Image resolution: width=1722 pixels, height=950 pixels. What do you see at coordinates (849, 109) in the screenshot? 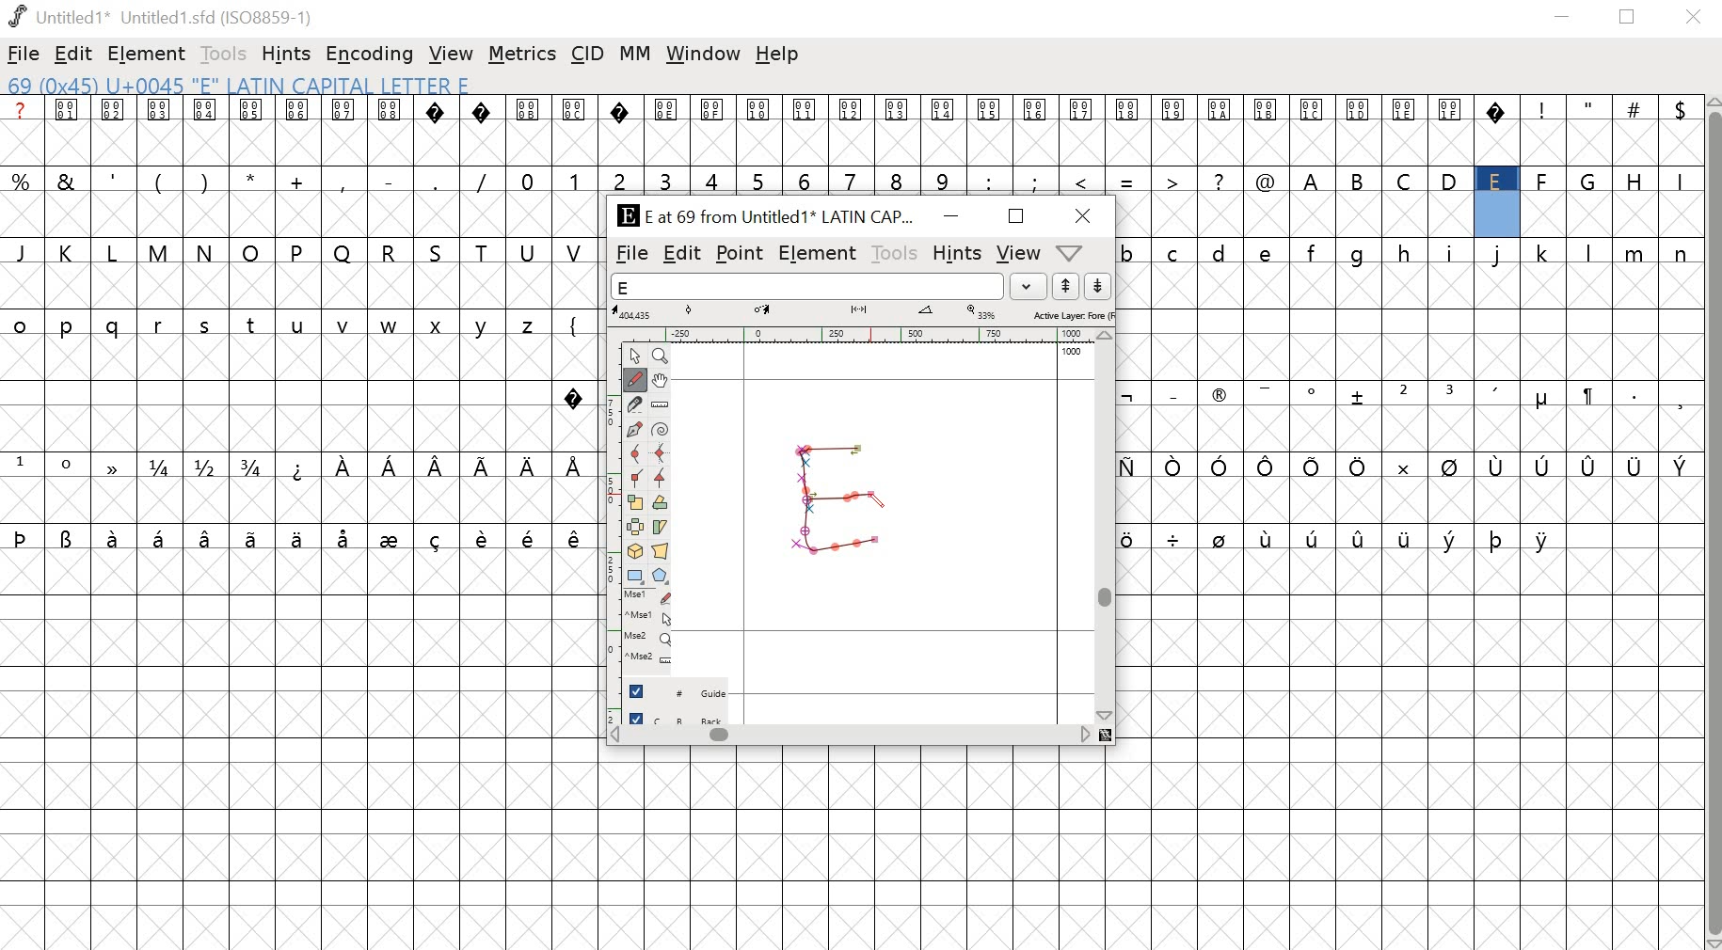
I see `special characters and symbols` at bounding box center [849, 109].